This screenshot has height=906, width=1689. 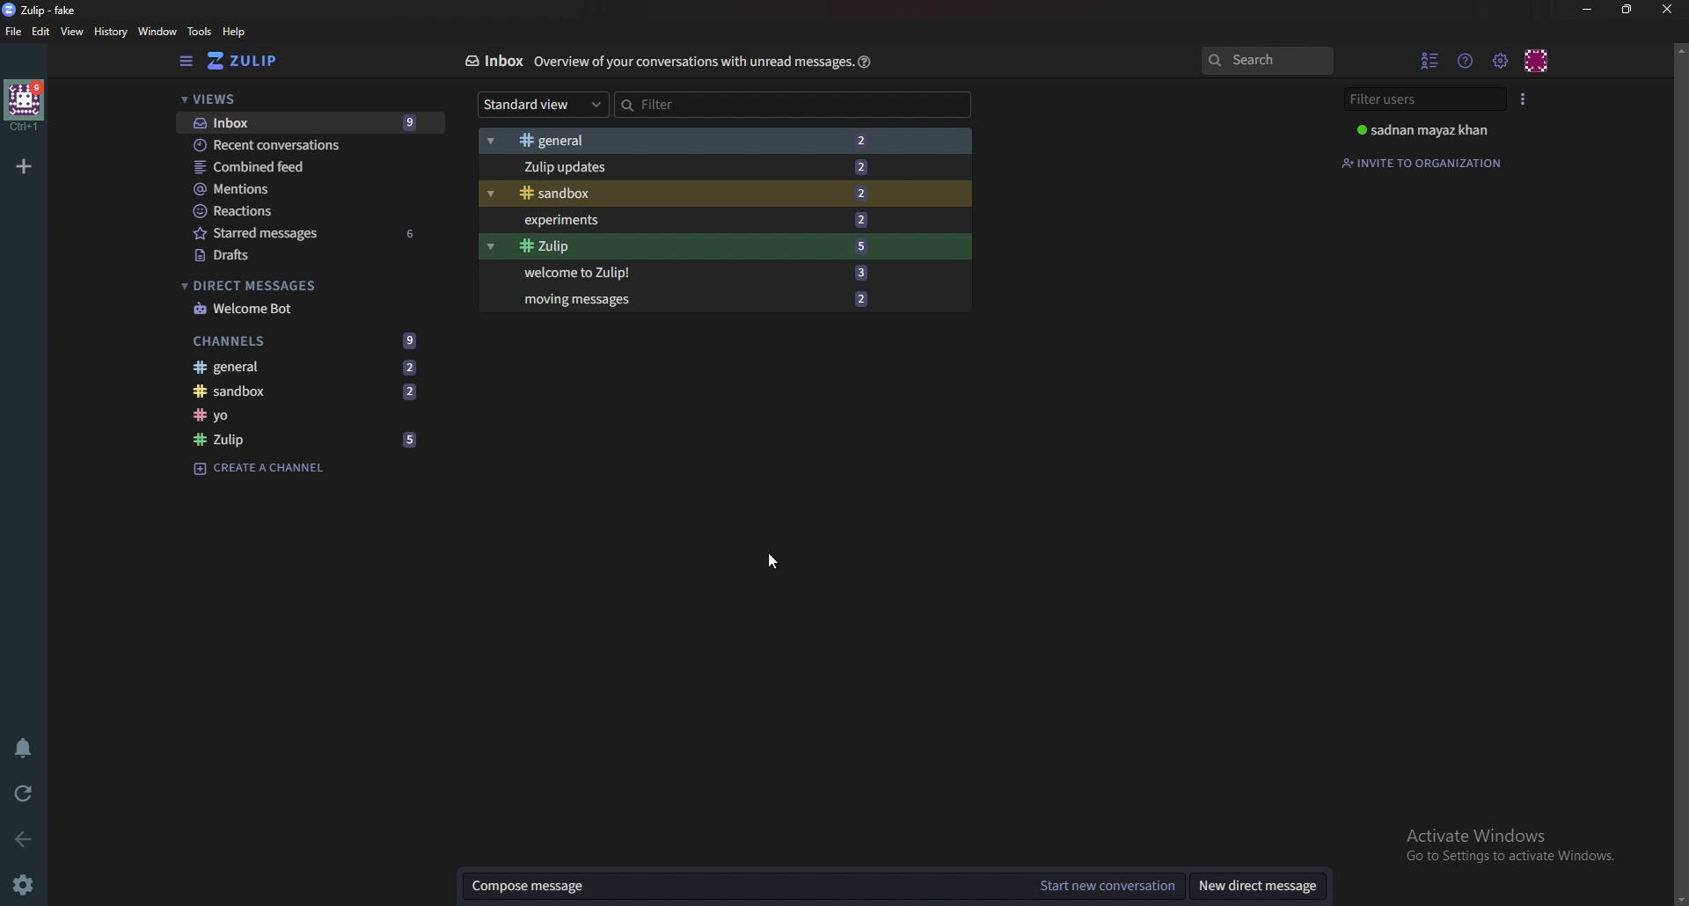 I want to click on Enable do not disturb, so click(x=24, y=747).